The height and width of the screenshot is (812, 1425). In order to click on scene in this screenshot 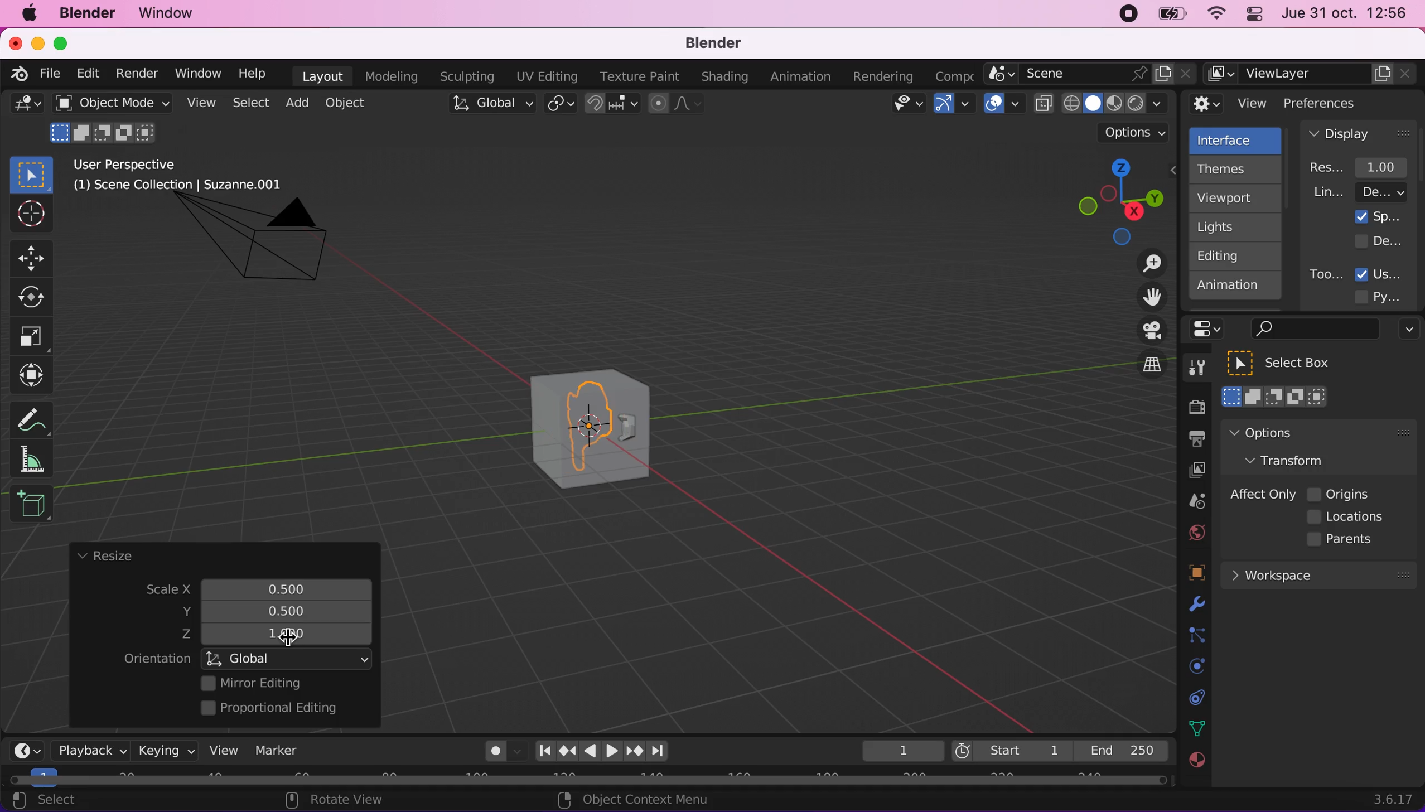, I will do `click(1192, 502)`.